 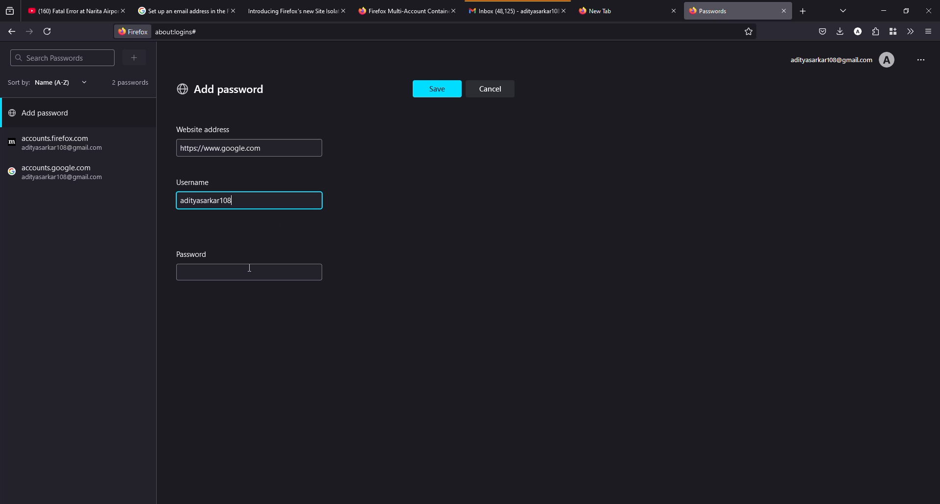 I want to click on save, so click(x=438, y=86).